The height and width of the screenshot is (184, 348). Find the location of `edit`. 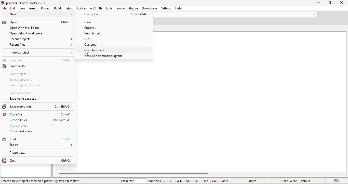

edit is located at coordinates (13, 9).